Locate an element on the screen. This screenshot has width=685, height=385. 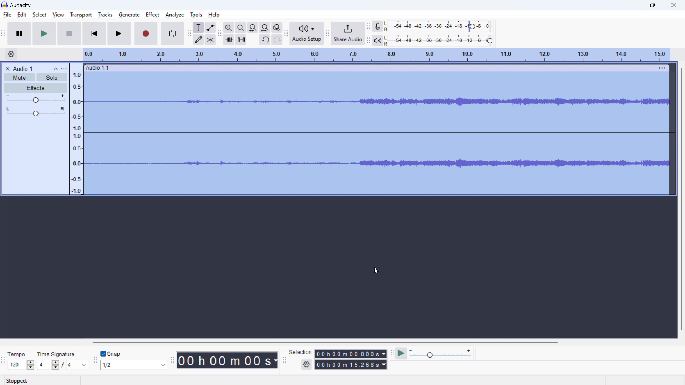
pause is located at coordinates (19, 34).